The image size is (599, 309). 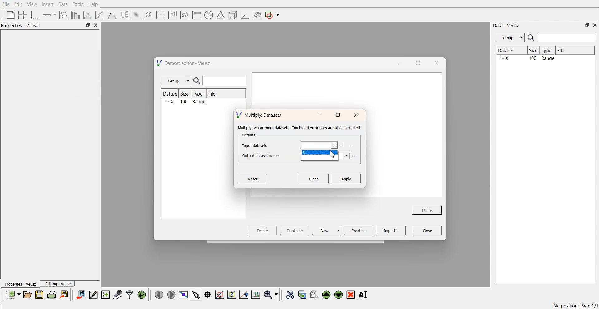 I want to click on close, so click(x=436, y=63).